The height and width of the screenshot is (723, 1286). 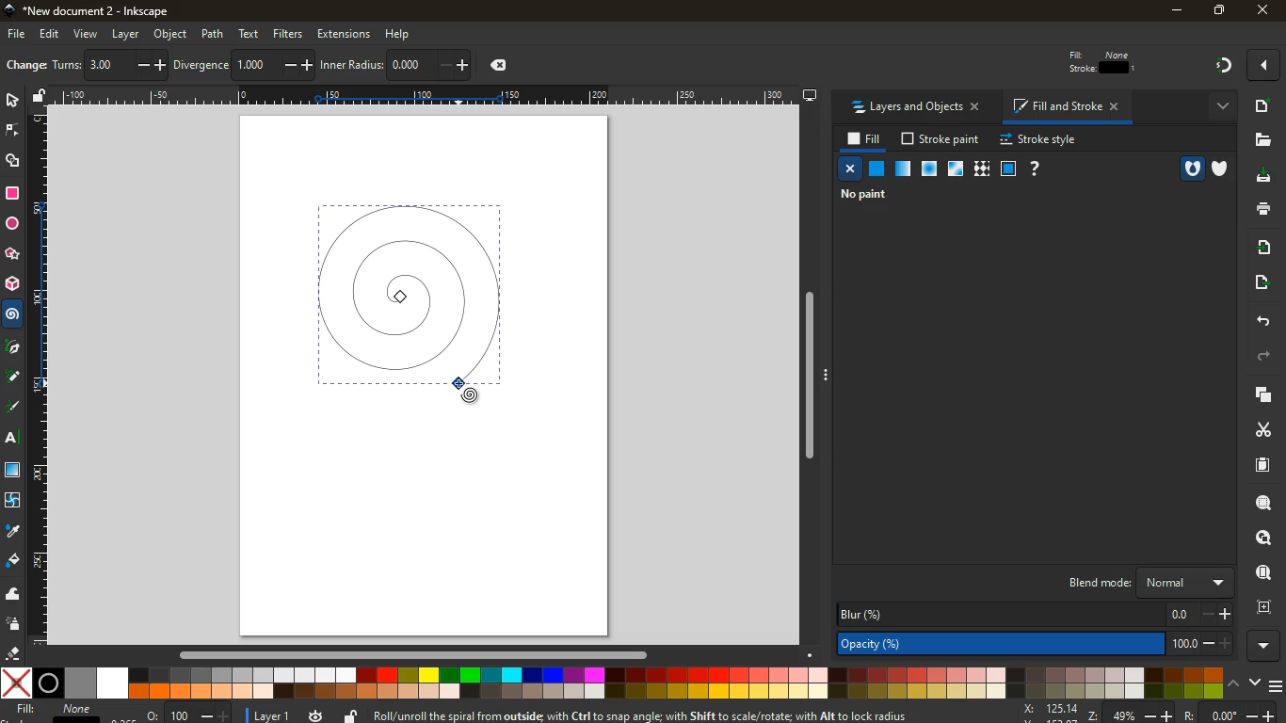 I want to click on inner radius, so click(x=396, y=64).